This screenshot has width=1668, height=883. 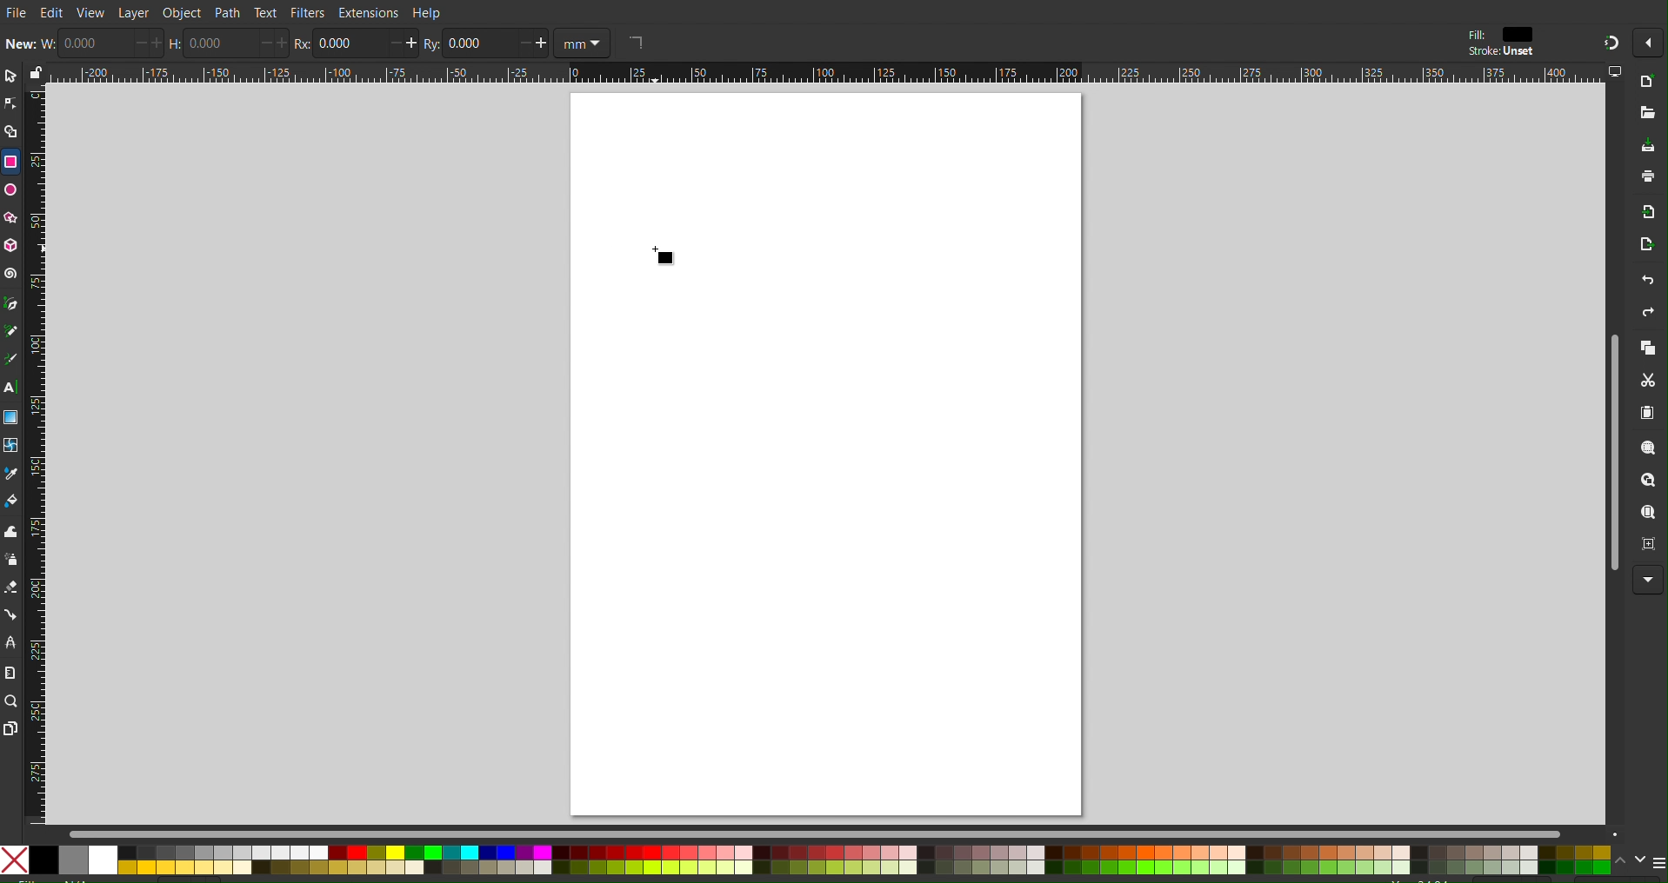 I want to click on LPE Tool, so click(x=10, y=643).